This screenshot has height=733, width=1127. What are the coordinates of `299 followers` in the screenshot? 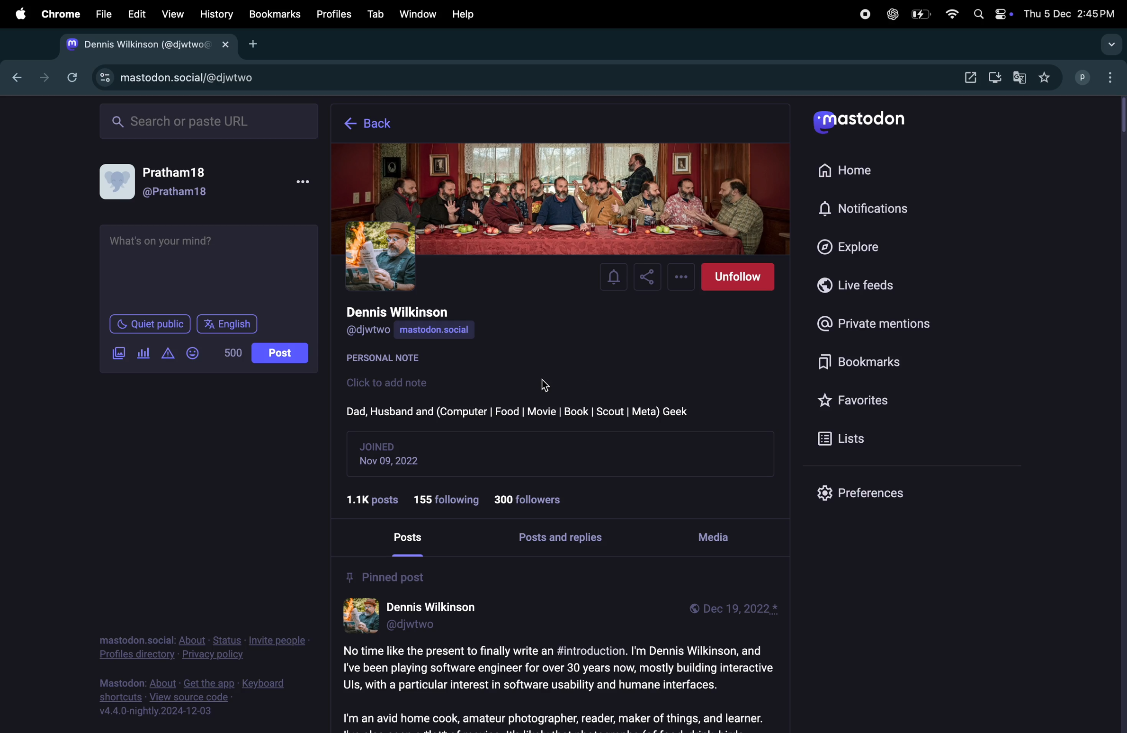 It's located at (532, 500).